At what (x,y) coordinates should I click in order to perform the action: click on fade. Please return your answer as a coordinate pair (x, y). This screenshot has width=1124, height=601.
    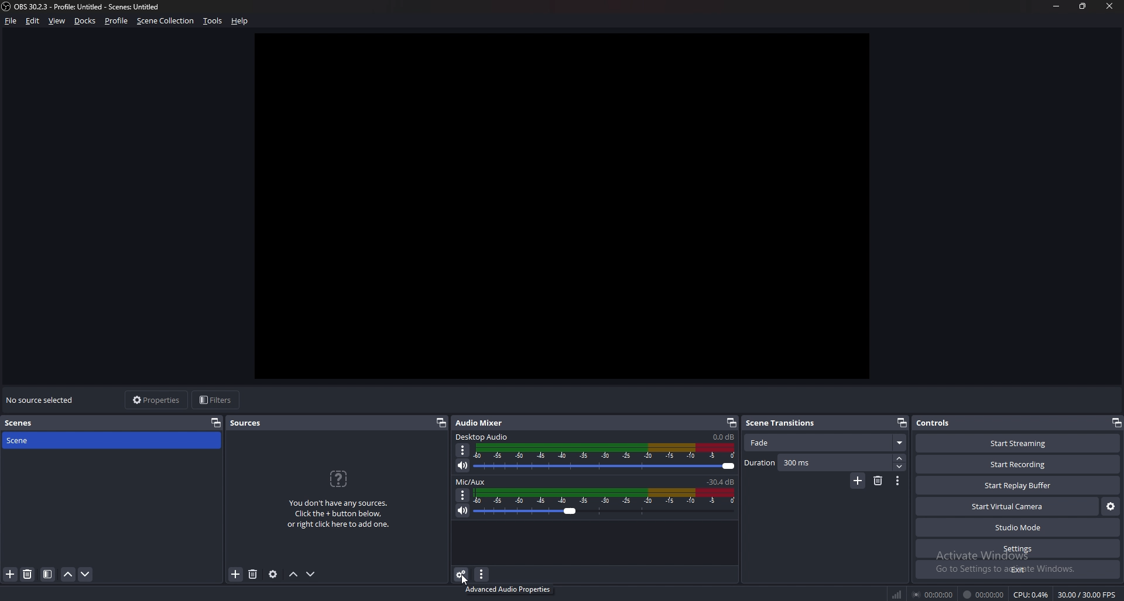
    Looking at the image, I should click on (827, 441).